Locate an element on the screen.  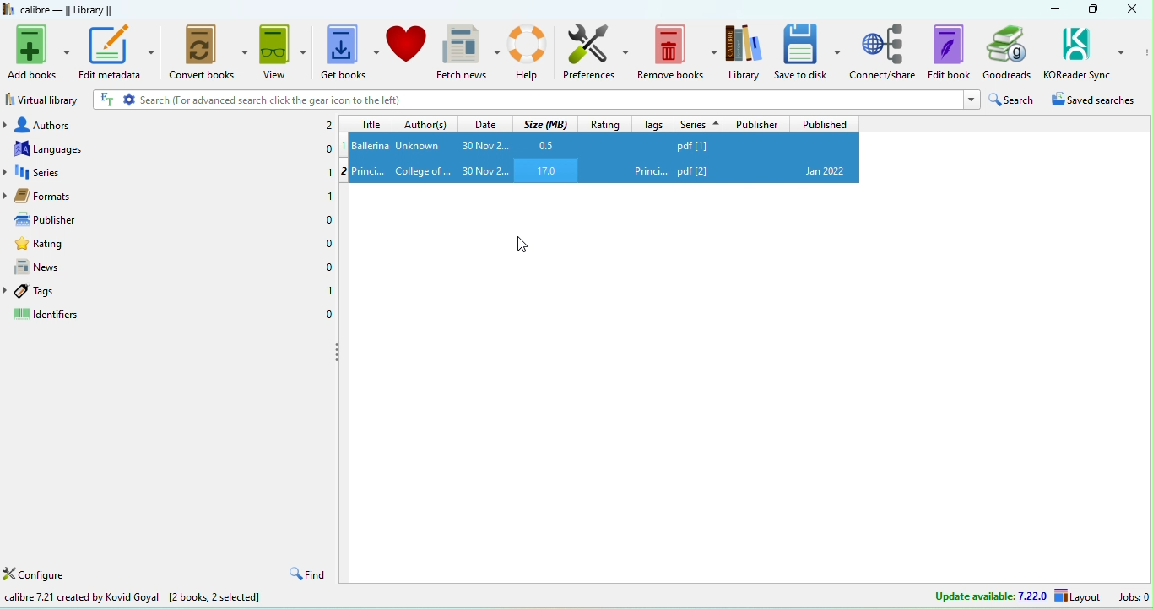
size is located at coordinates (547, 124).